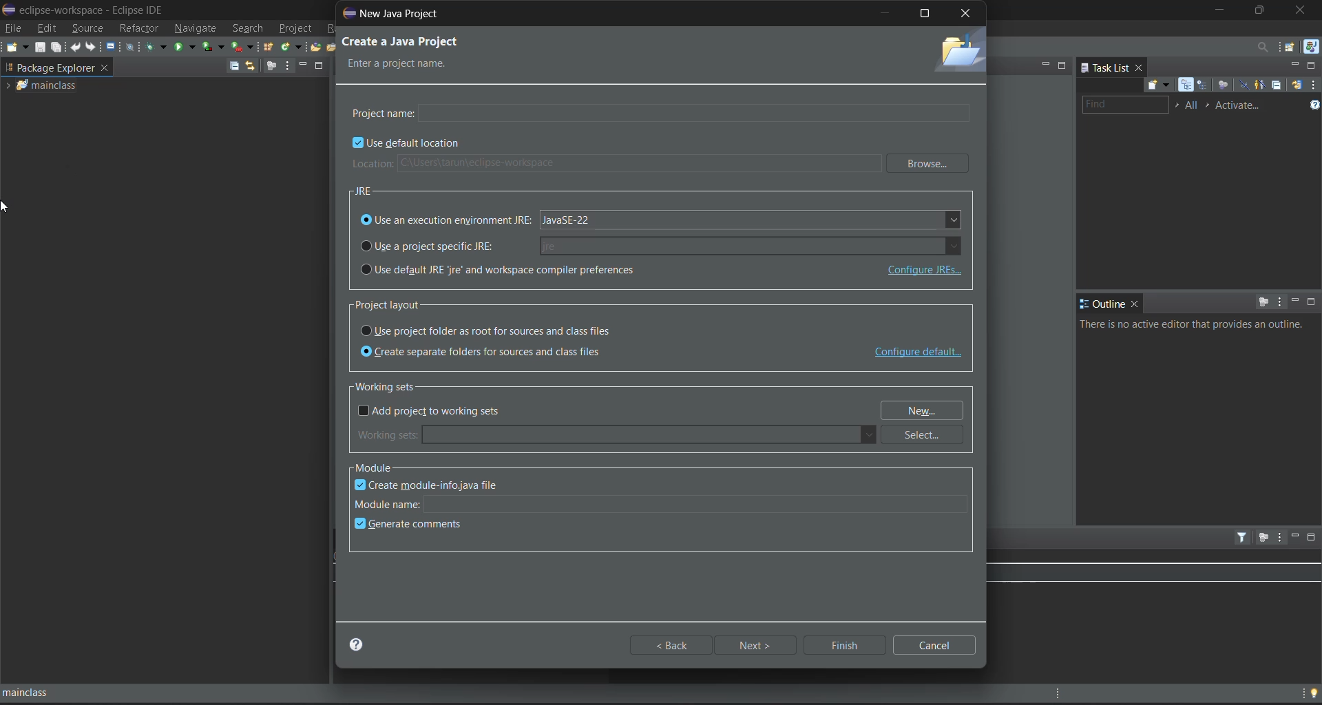 Image resolution: width=1322 pixels, height=705 pixels. I want to click on access commands and other items, so click(1259, 45).